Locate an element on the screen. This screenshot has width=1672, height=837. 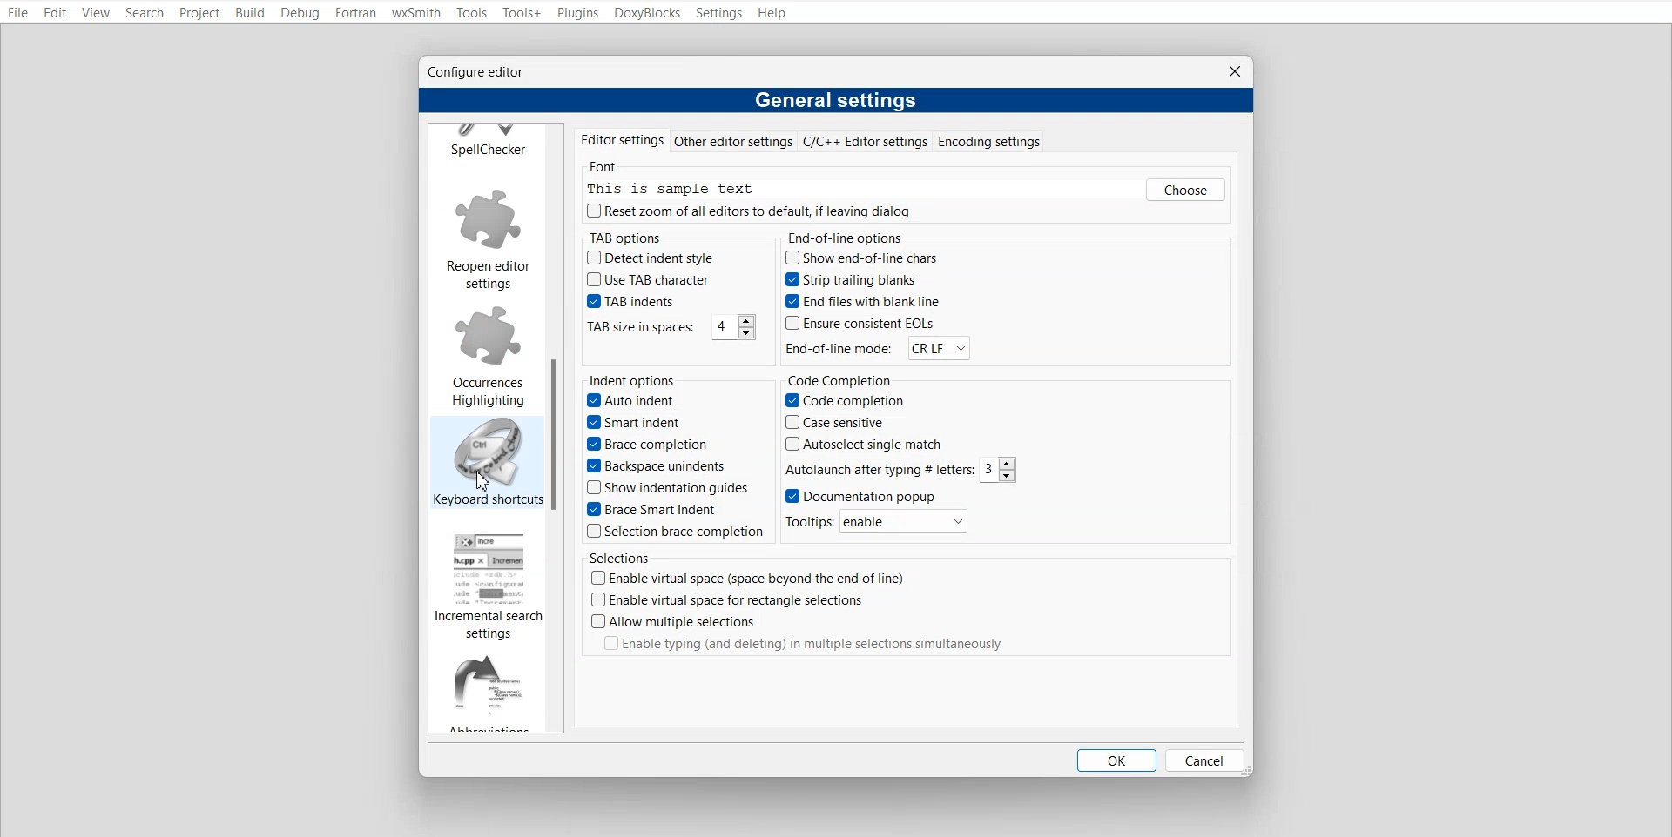
Debug is located at coordinates (300, 13).